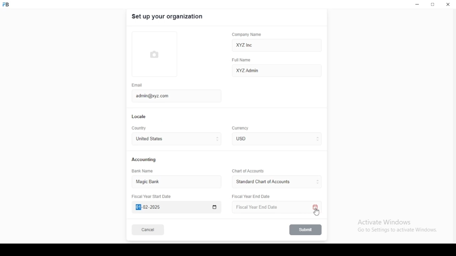  I want to click on Chart of Accounts, so click(247, 171).